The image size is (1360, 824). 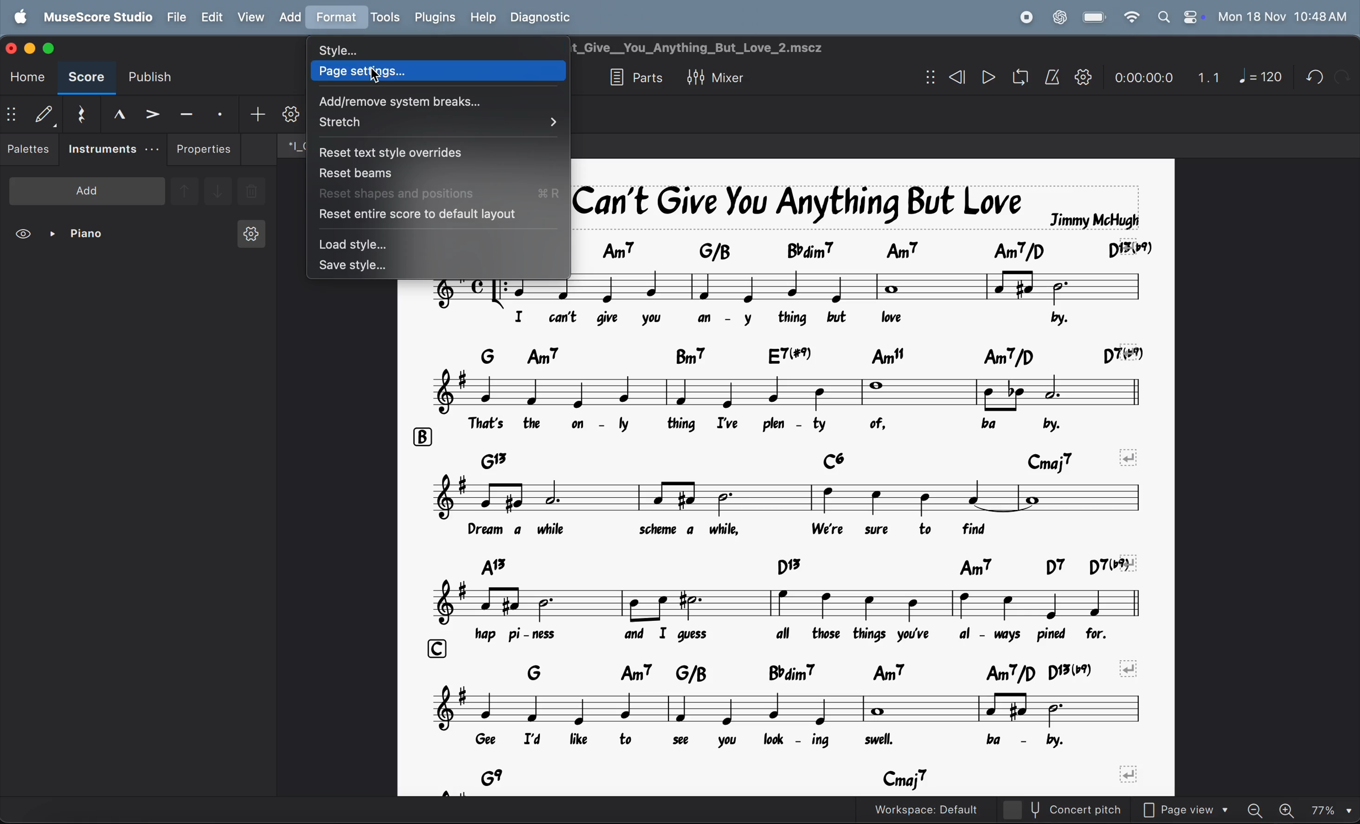 I want to click on file, so click(x=177, y=17).